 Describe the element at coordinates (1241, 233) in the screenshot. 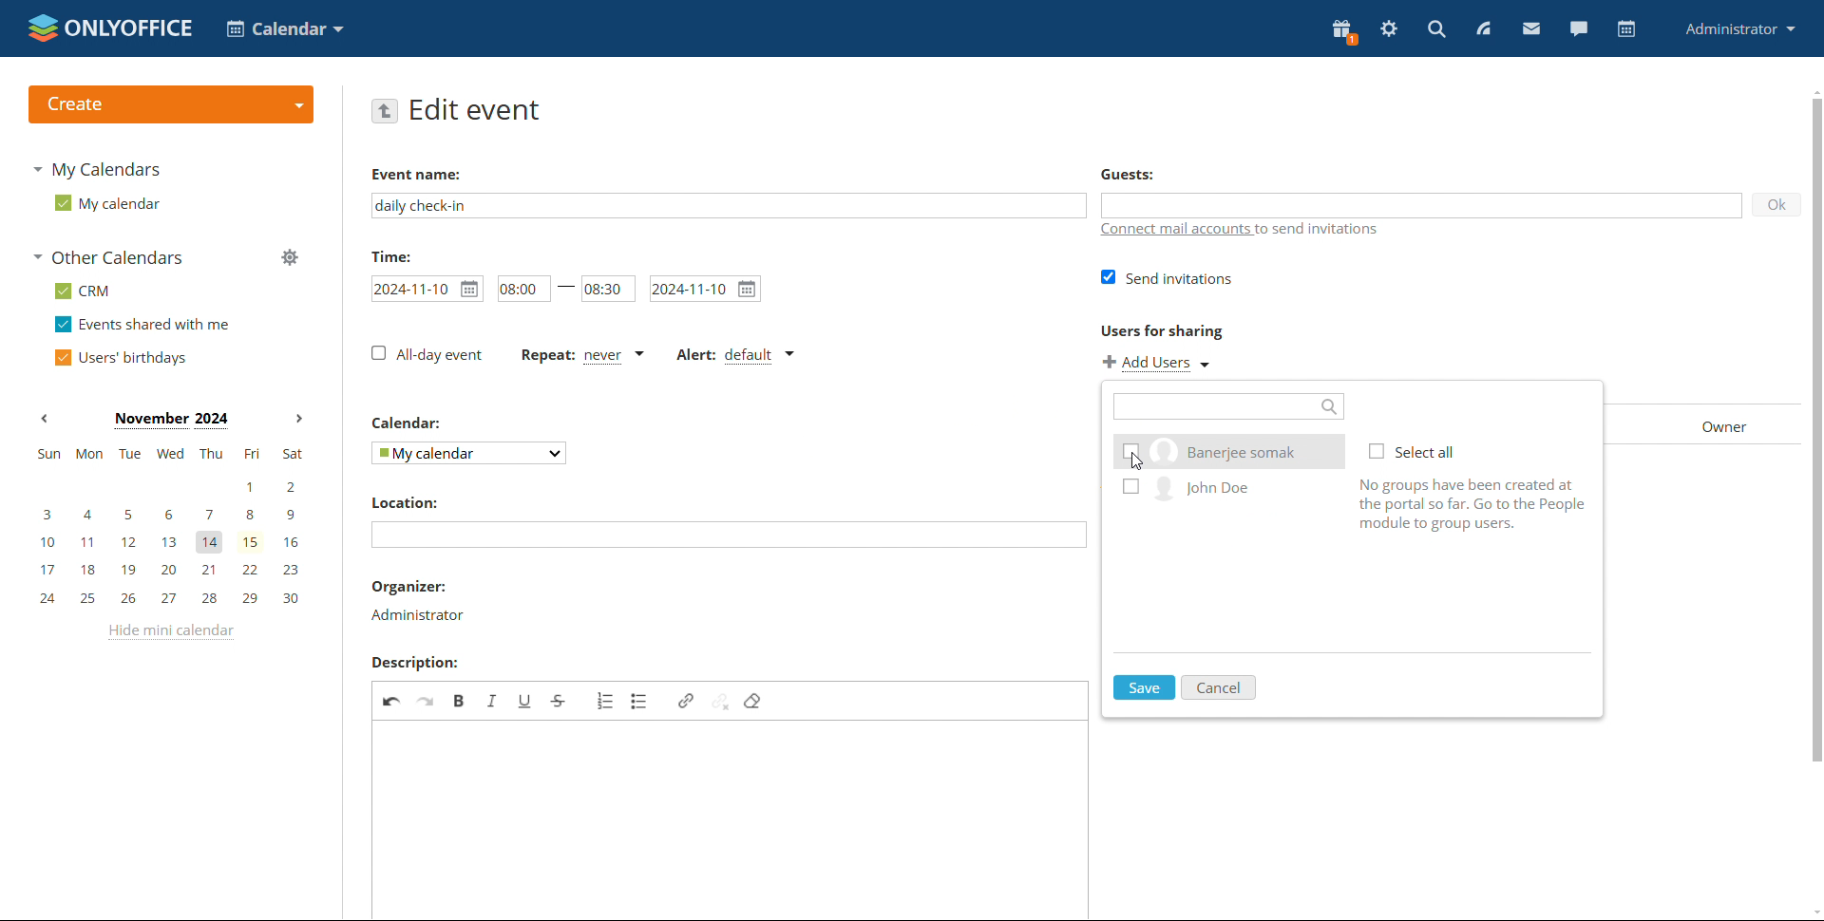

I see `connect mail accounts` at that location.